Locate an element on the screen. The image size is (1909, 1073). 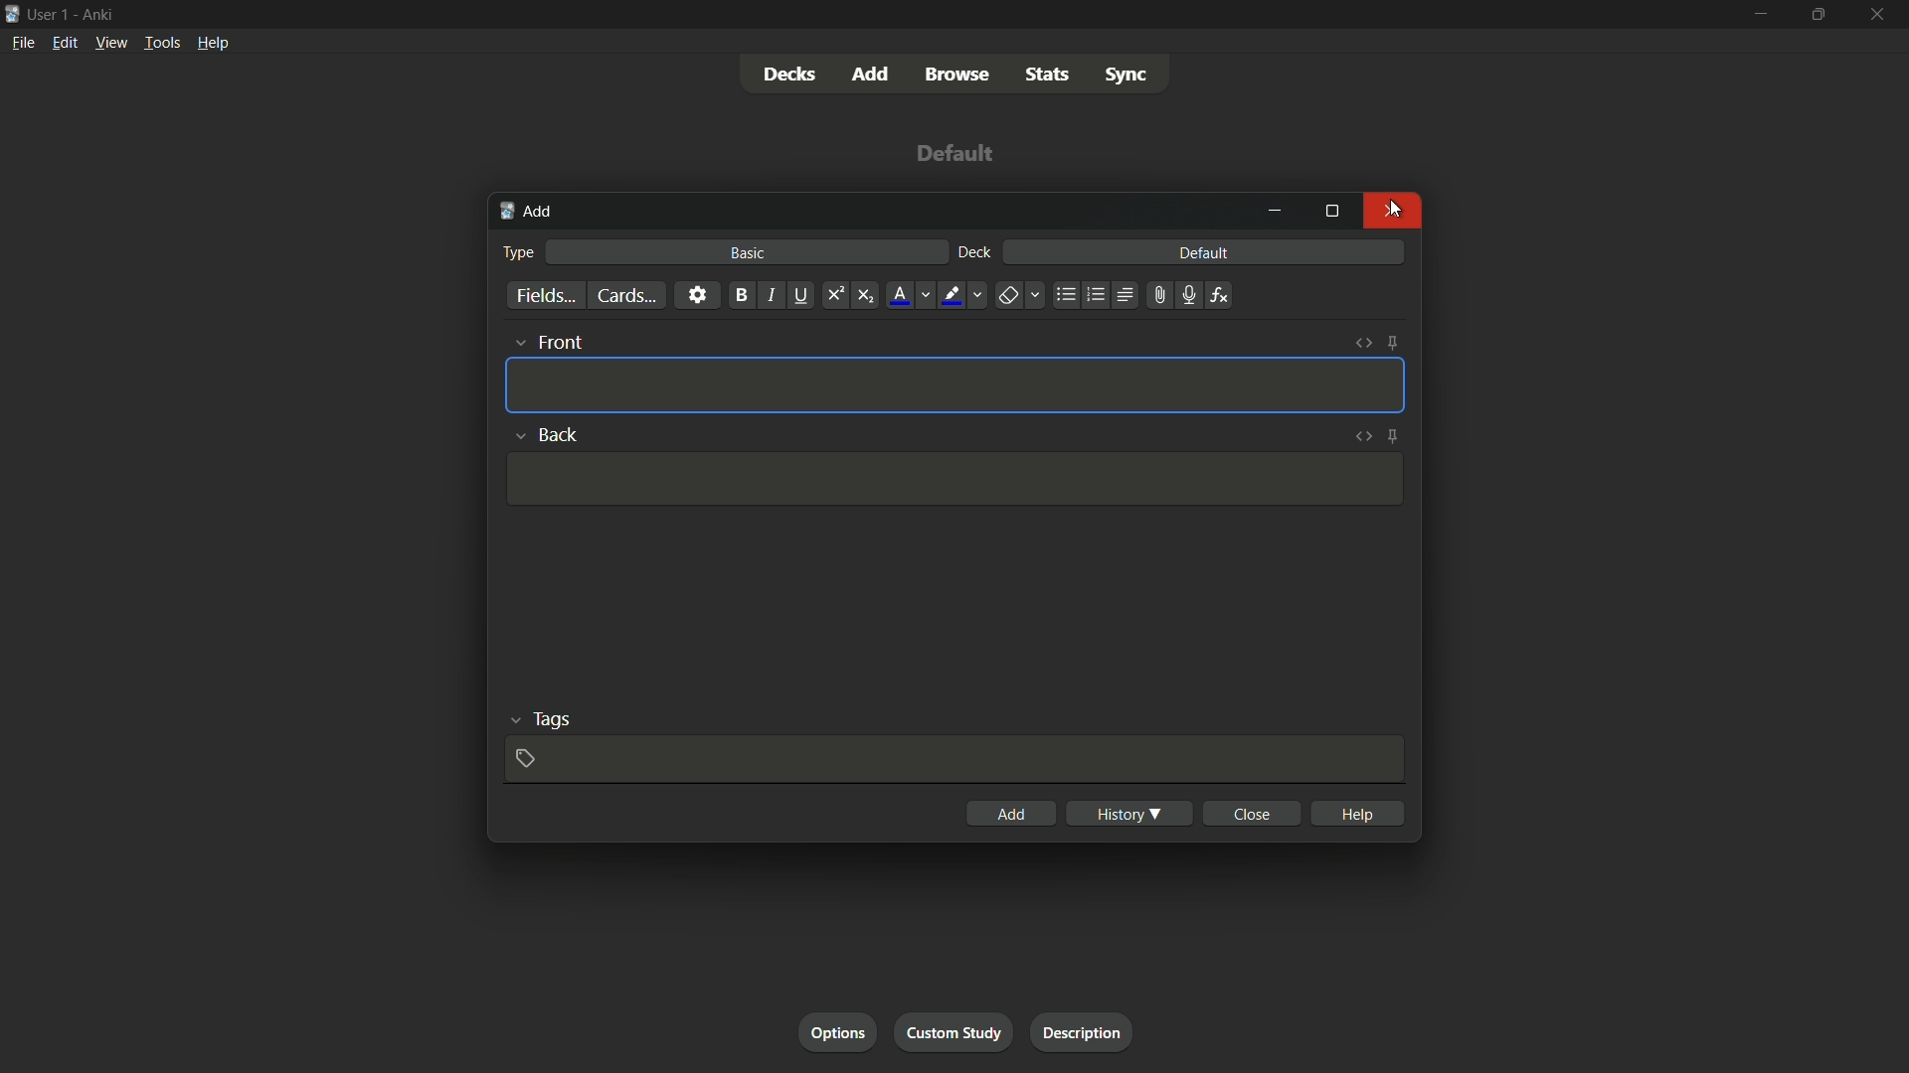
Template is located at coordinates (955, 384).